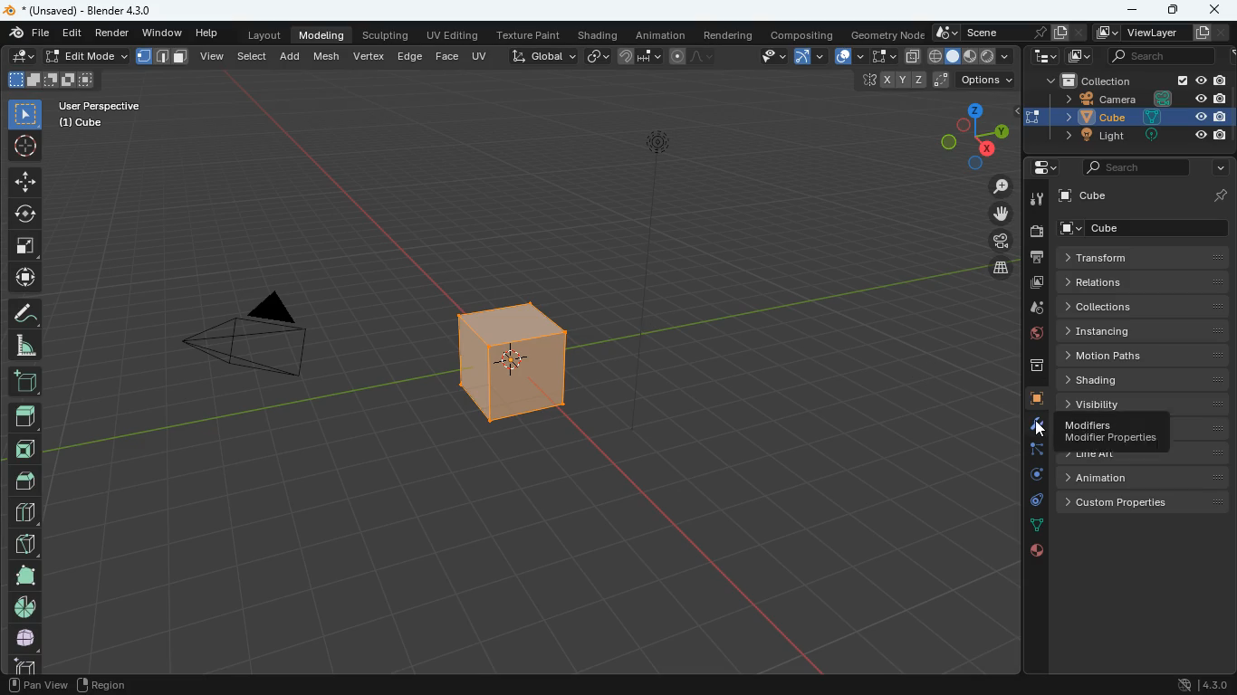  I want to click on cube, so click(1033, 400).